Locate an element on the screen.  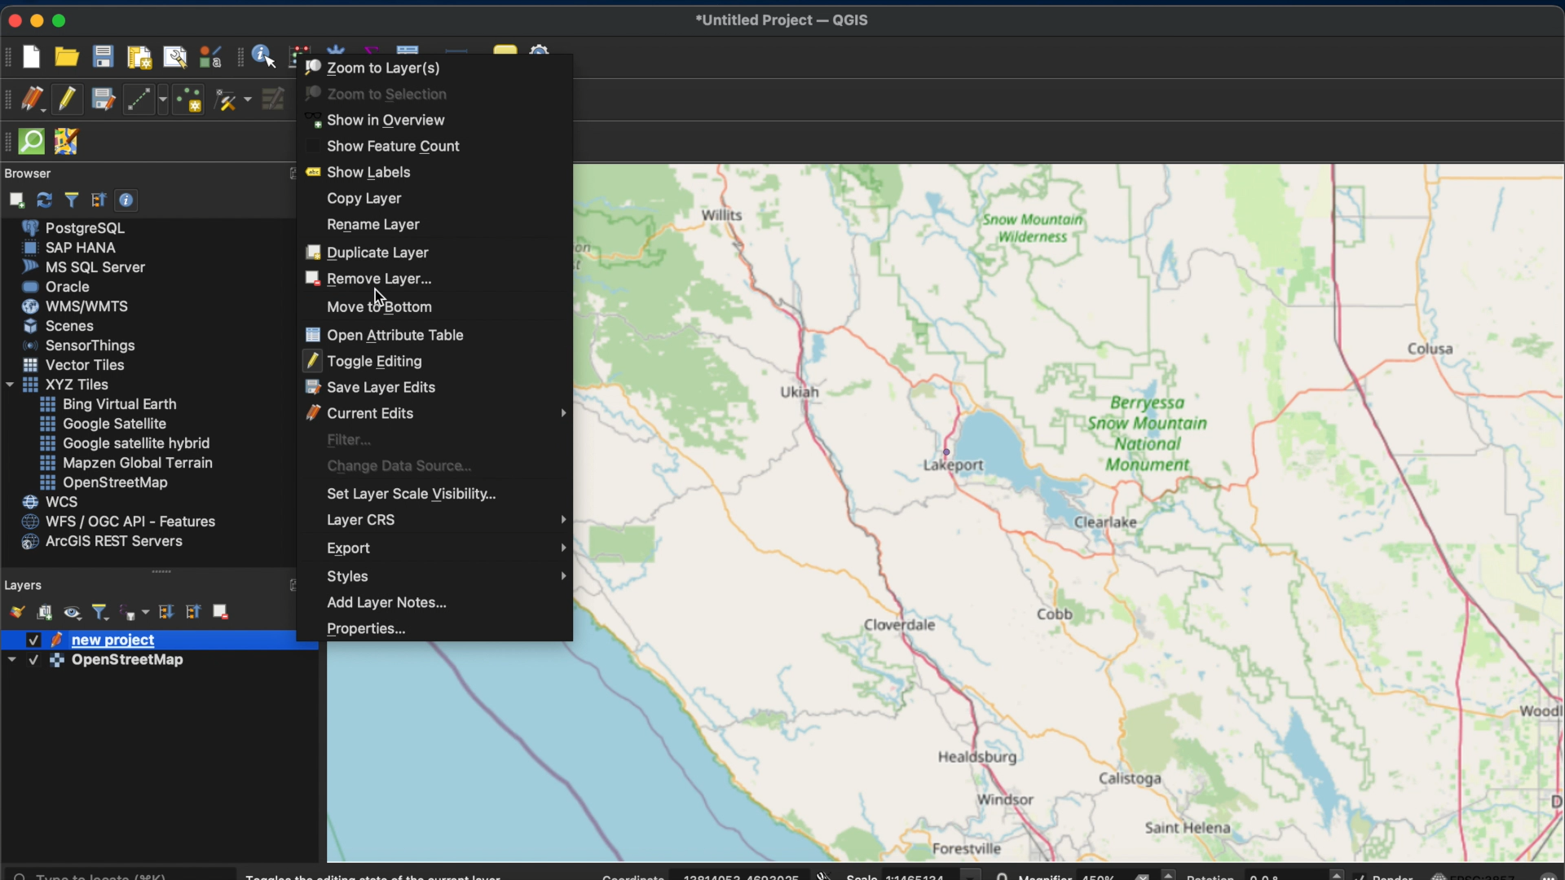
bing virtual earth is located at coordinates (106, 404).